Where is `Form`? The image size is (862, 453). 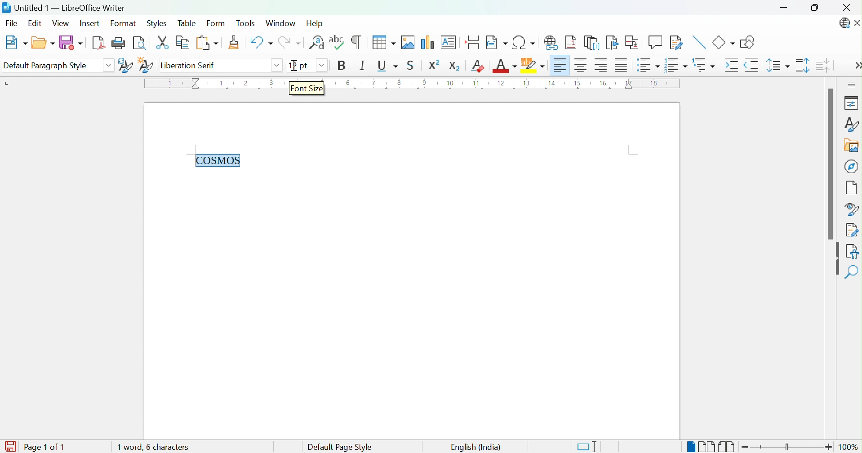 Form is located at coordinates (216, 24).